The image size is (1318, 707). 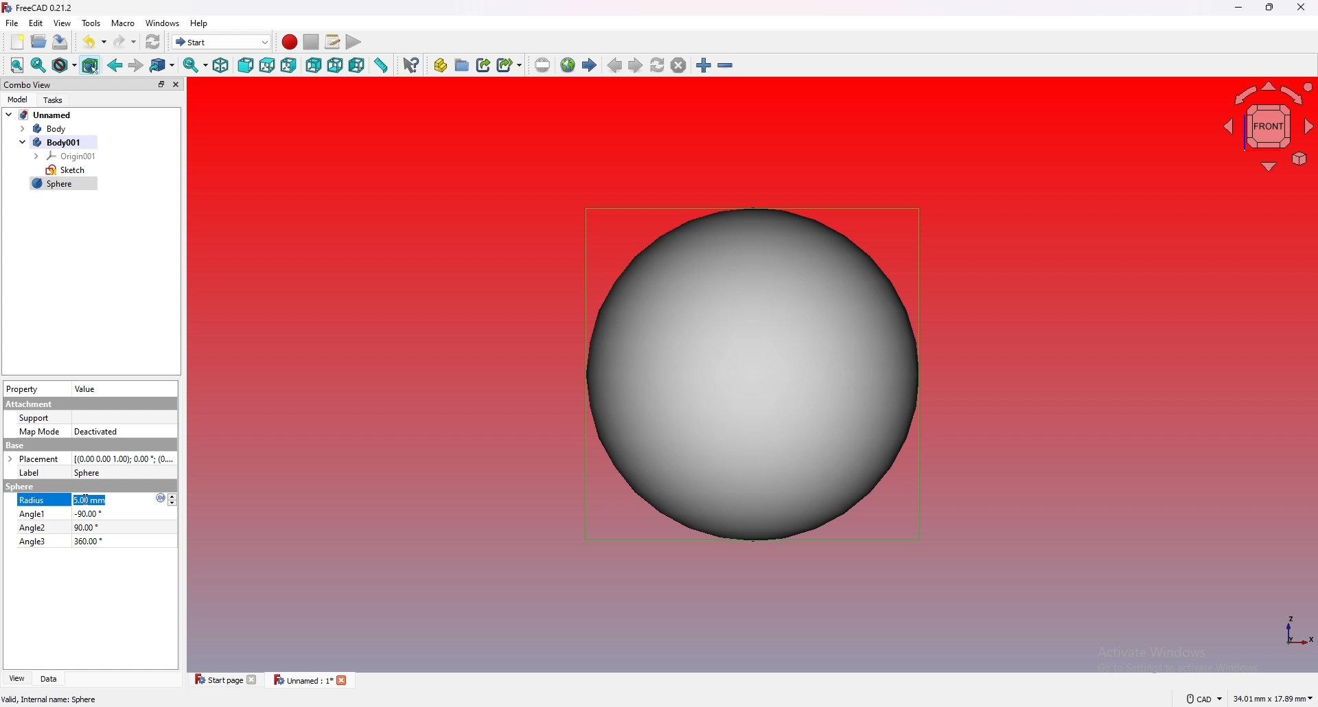 What do you see at coordinates (153, 41) in the screenshot?
I see `refresh` at bounding box center [153, 41].